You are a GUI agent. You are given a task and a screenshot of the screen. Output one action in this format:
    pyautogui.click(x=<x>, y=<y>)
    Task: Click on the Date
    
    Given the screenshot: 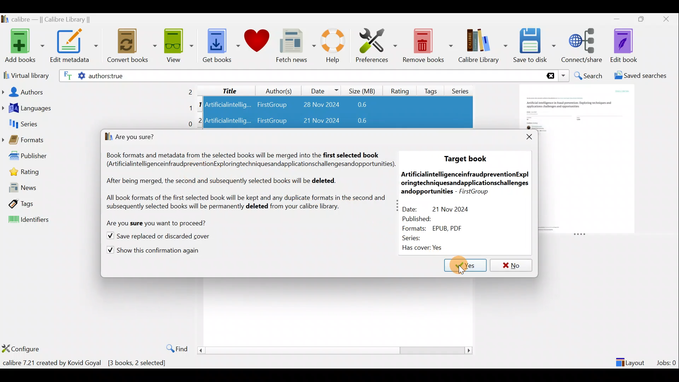 What is the action you would take?
    pyautogui.click(x=321, y=91)
    